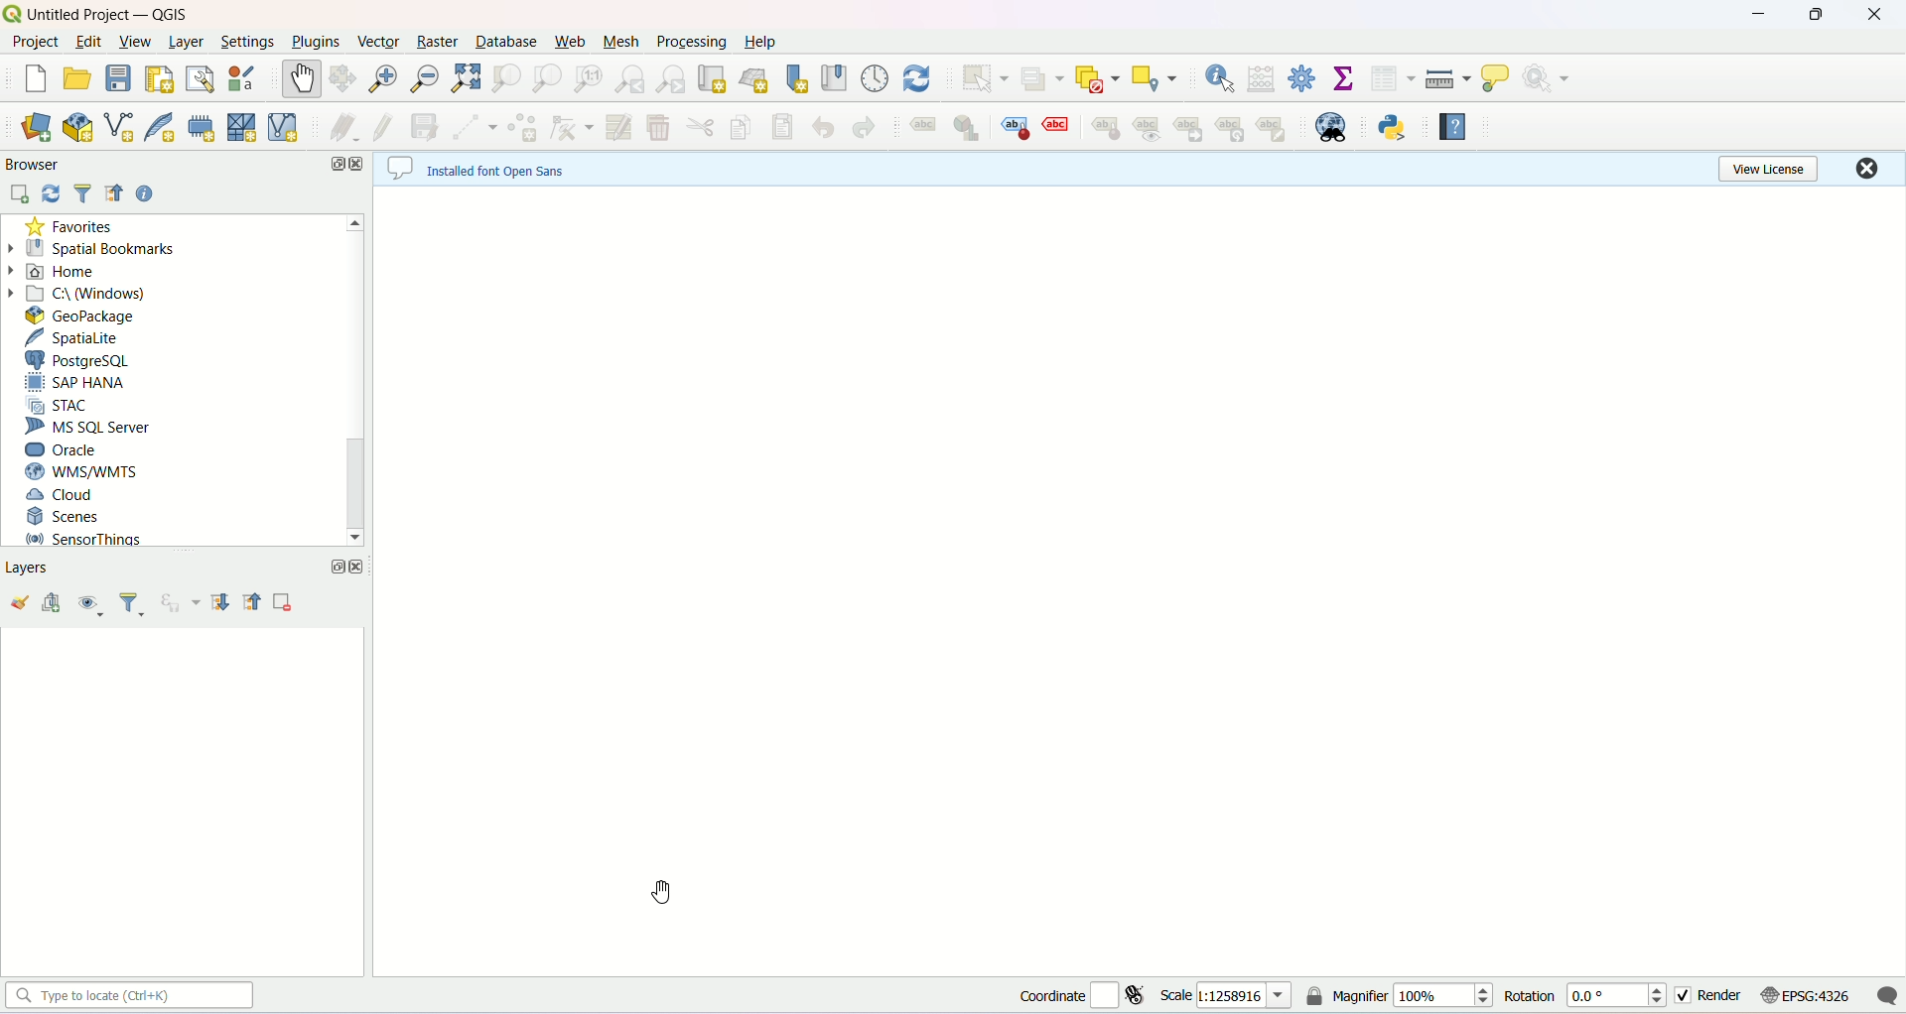  Describe the element at coordinates (286, 607) in the screenshot. I see `remove layer` at that location.